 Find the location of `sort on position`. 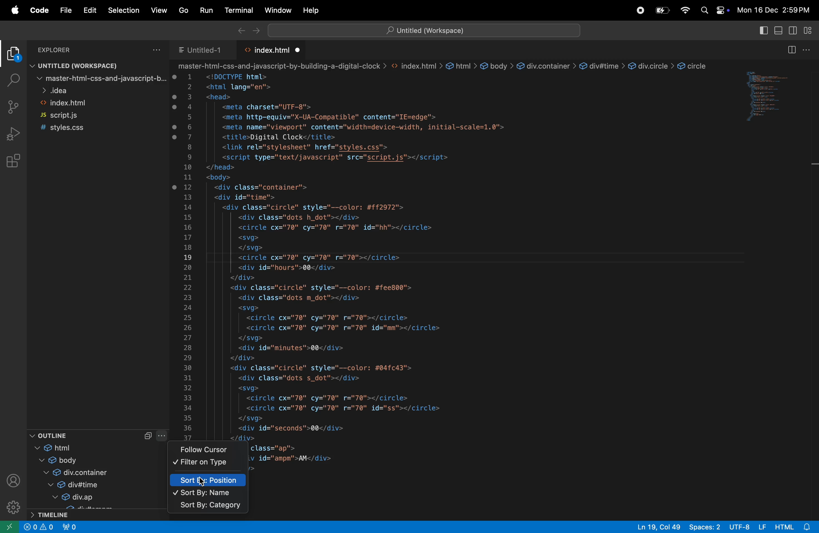

sort on position is located at coordinates (210, 479).